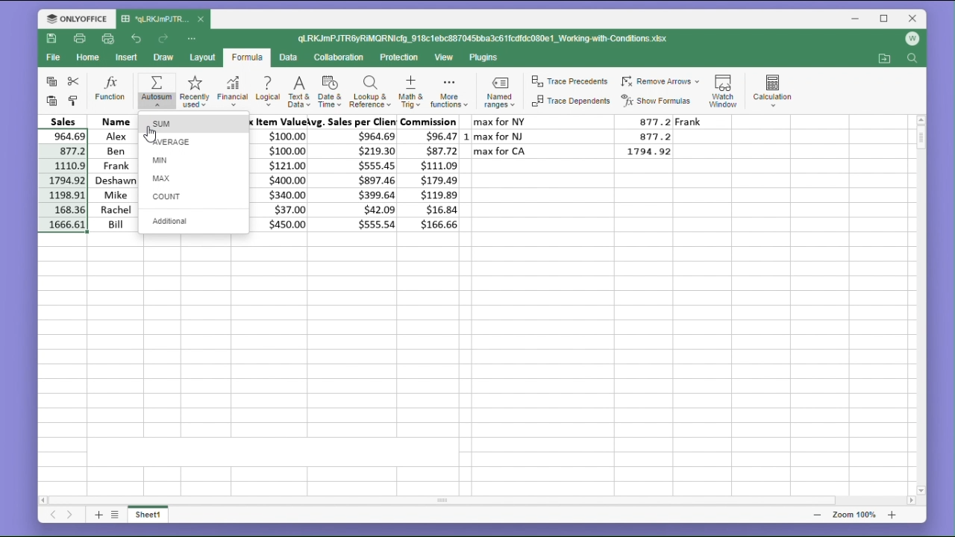  I want to click on logical, so click(267, 92).